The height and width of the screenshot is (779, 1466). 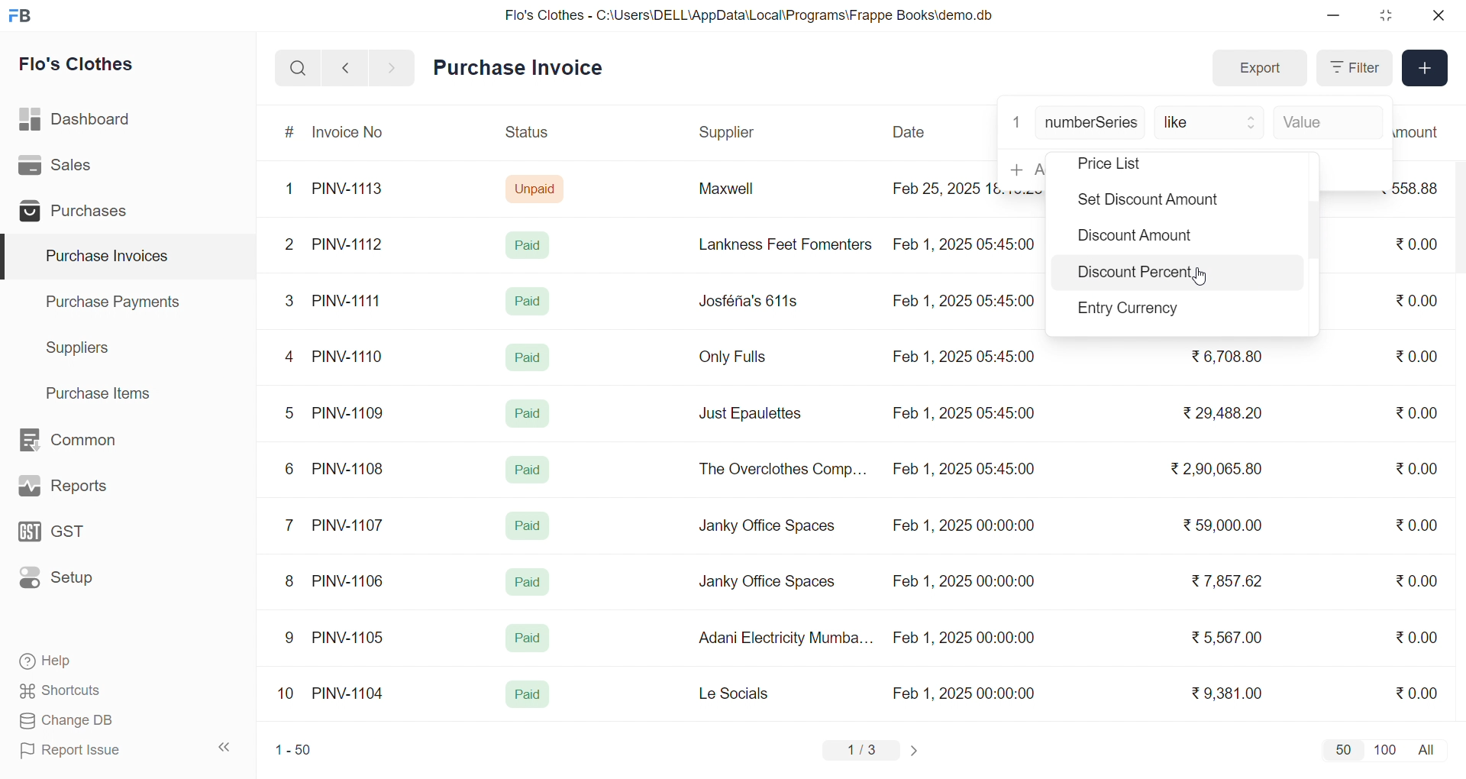 I want to click on Paid, so click(x=531, y=411).